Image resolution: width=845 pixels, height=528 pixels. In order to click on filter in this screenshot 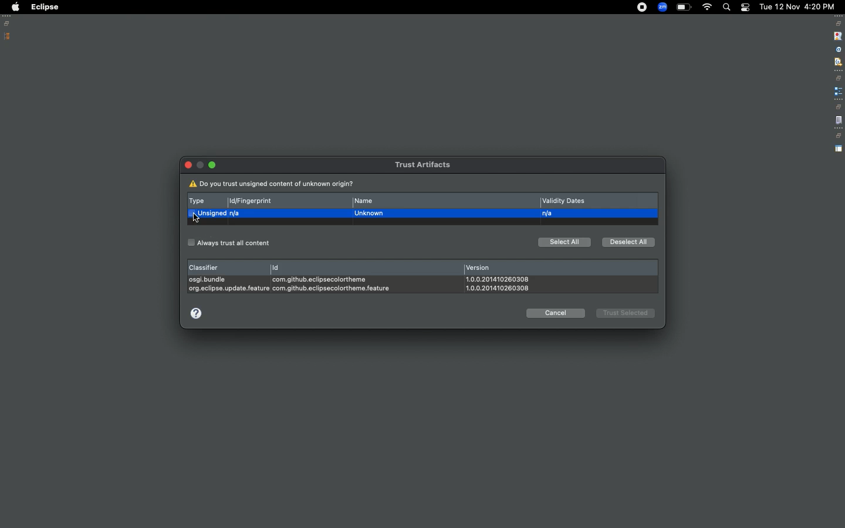, I will do `click(837, 62)`.